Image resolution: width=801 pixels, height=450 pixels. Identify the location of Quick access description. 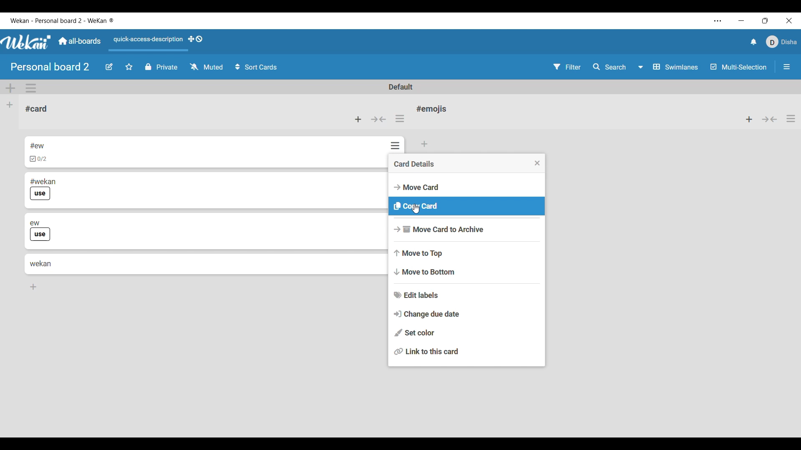
(147, 43).